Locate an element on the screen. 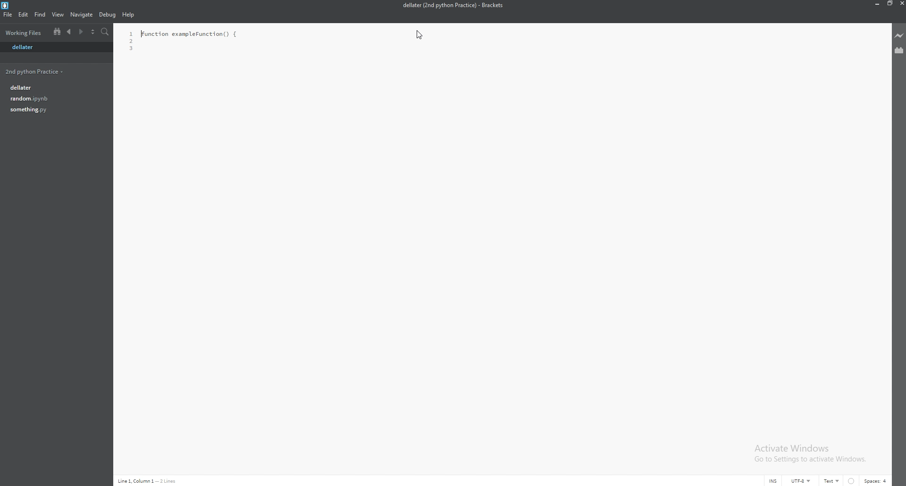 This screenshot has height=486, width=906. next is located at coordinates (81, 33).